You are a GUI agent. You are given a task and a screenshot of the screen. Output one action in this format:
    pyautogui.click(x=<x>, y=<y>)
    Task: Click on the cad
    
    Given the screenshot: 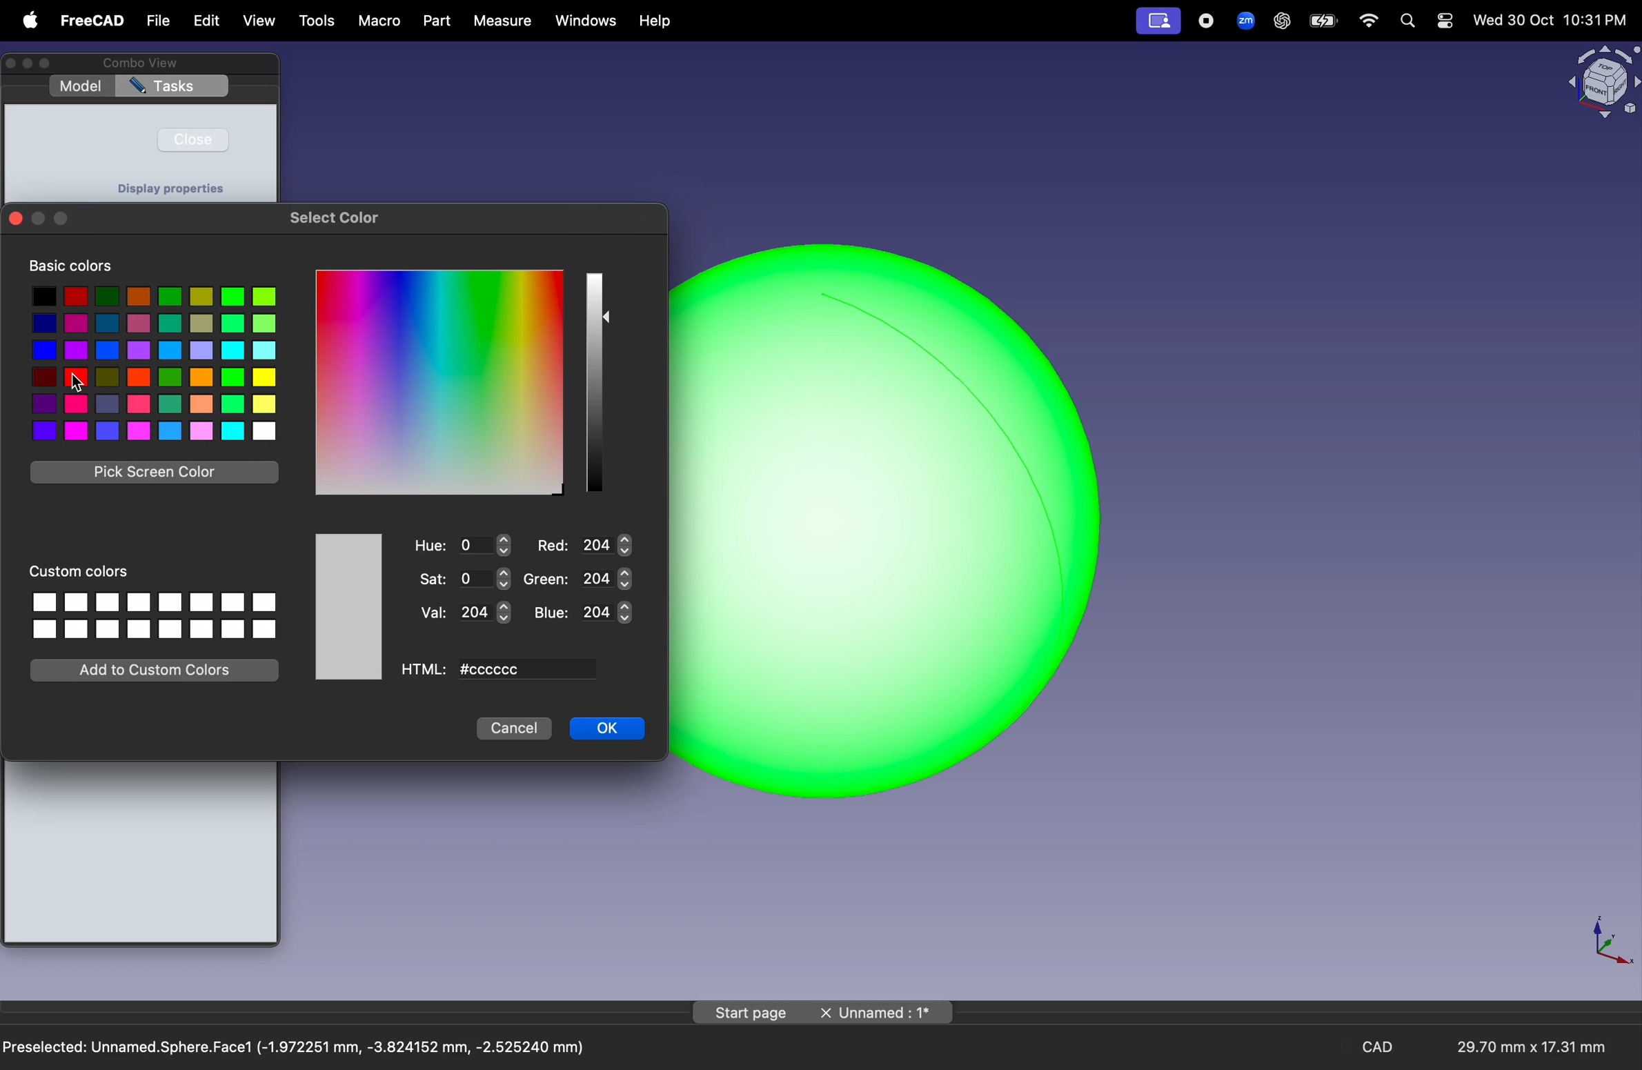 What is the action you would take?
    pyautogui.click(x=1383, y=1047)
    